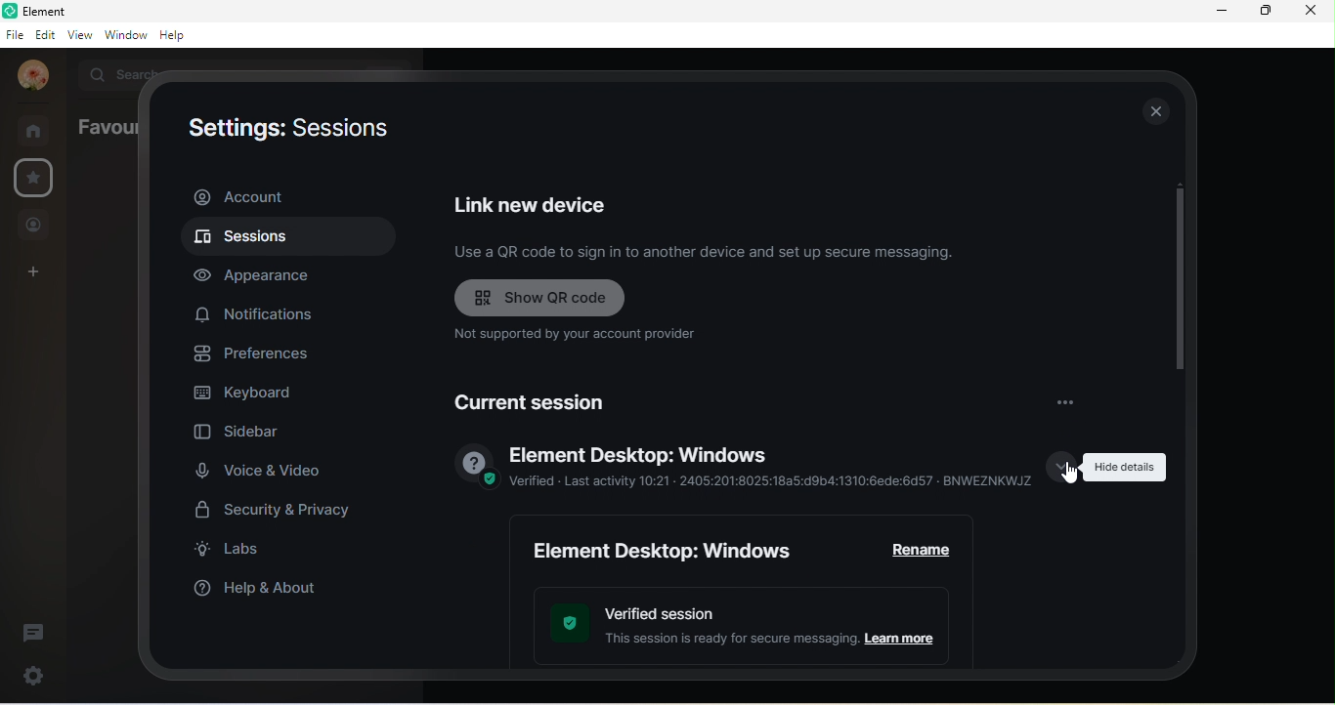 This screenshot has width=1335, height=705. I want to click on use a qr code to sign in to another device and set up secure messaging, so click(711, 254).